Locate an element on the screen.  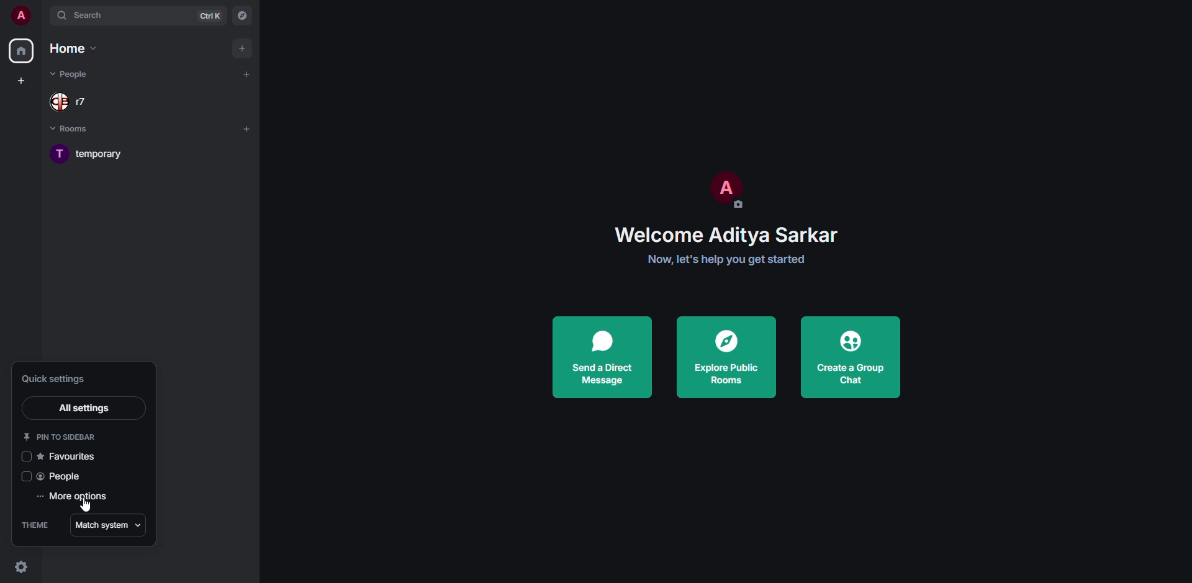
add is located at coordinates (244, 48).